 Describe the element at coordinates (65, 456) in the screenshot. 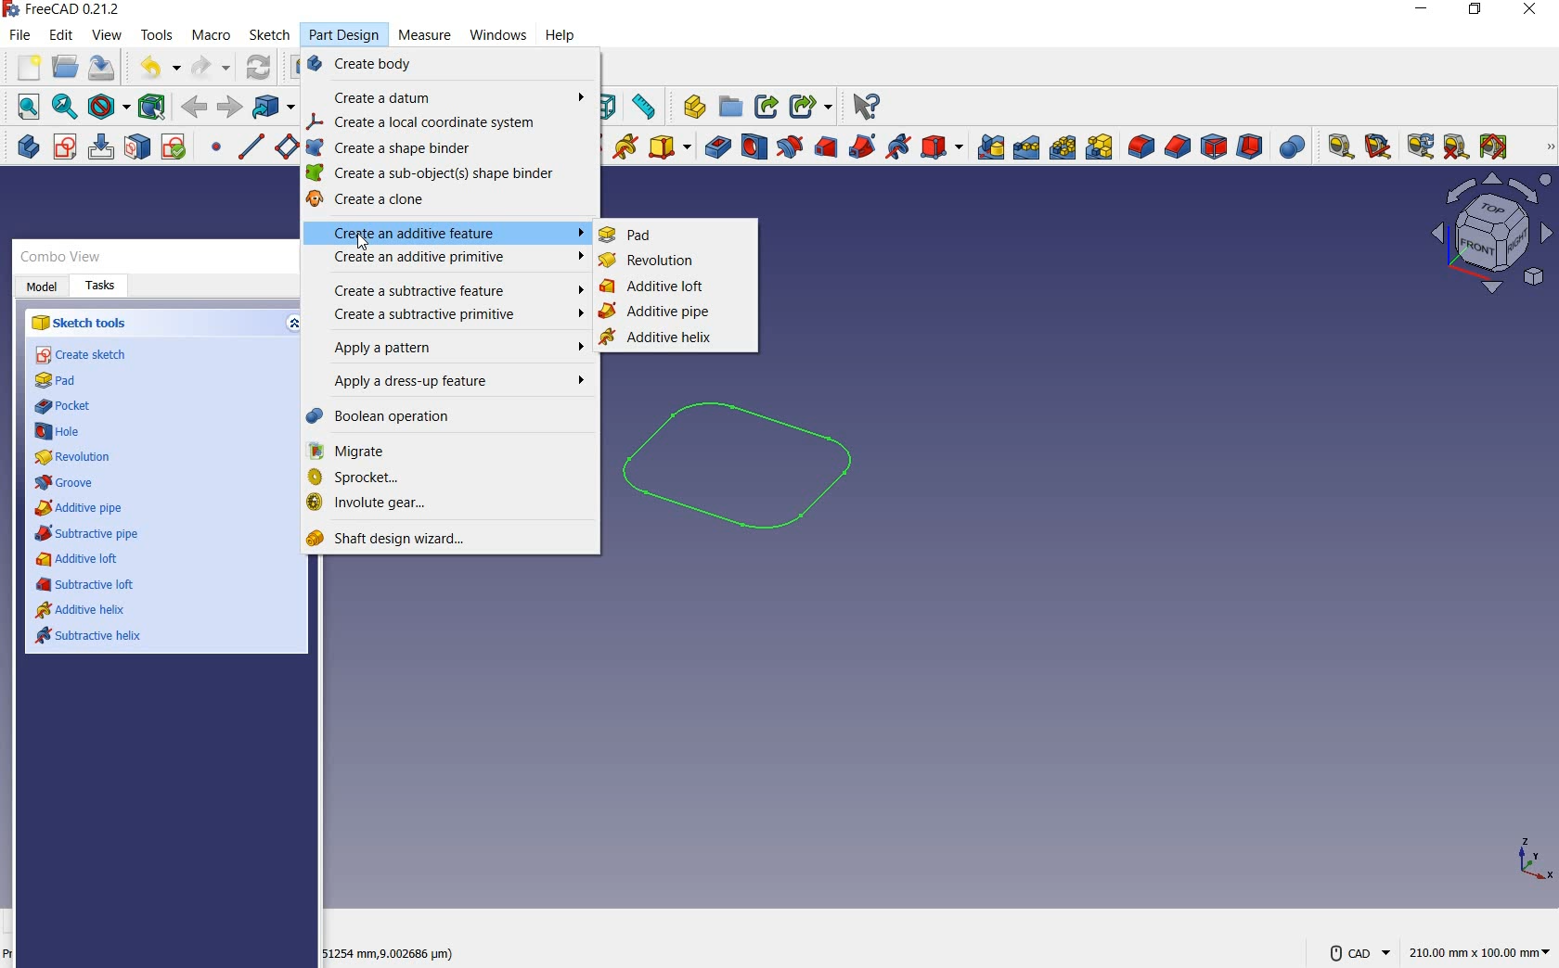

I see `revolution` at that location.